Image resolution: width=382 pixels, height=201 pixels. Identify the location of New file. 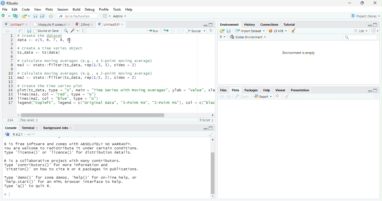
(5, 16).